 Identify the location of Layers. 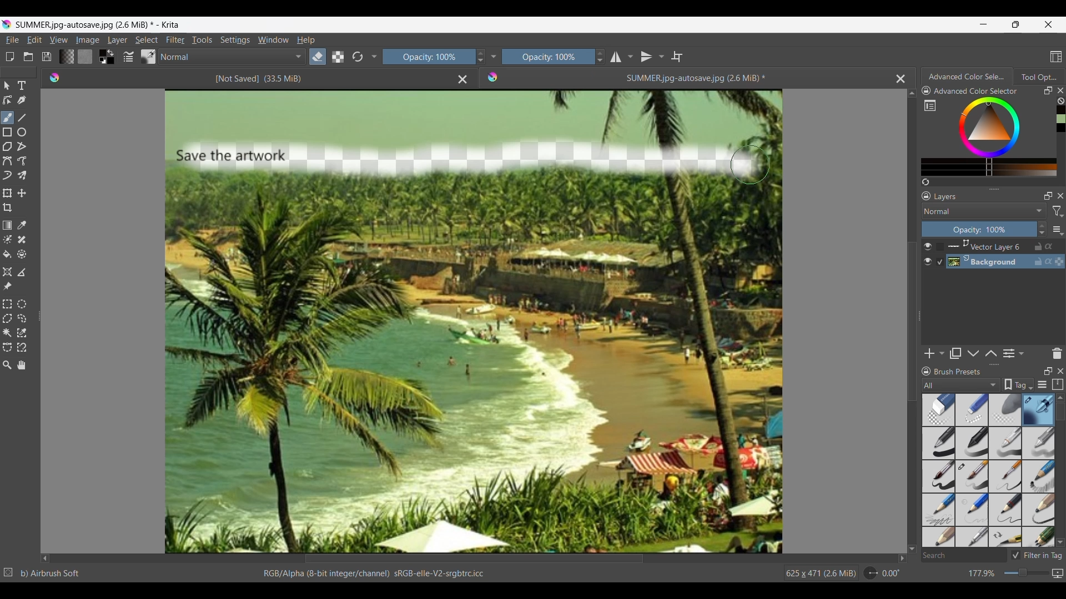
(948, 196).